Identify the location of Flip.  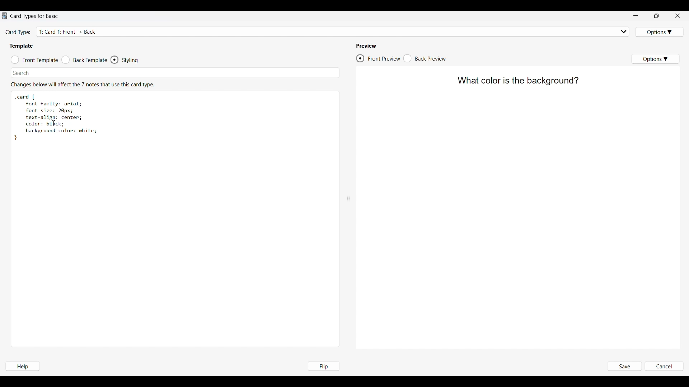
(323, 366).